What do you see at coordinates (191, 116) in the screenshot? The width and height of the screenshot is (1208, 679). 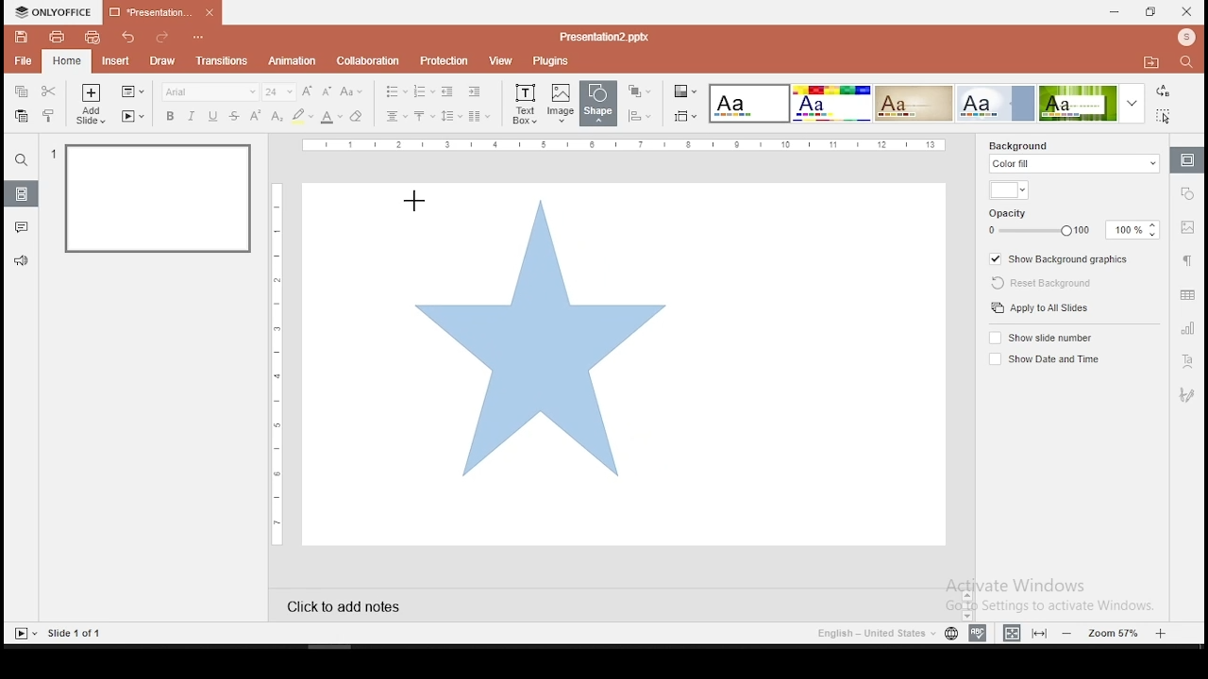 I see `italics` at bounding box center [191, 116].